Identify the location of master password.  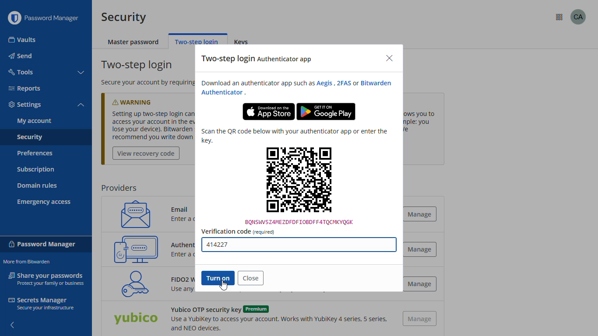
(134, 42).